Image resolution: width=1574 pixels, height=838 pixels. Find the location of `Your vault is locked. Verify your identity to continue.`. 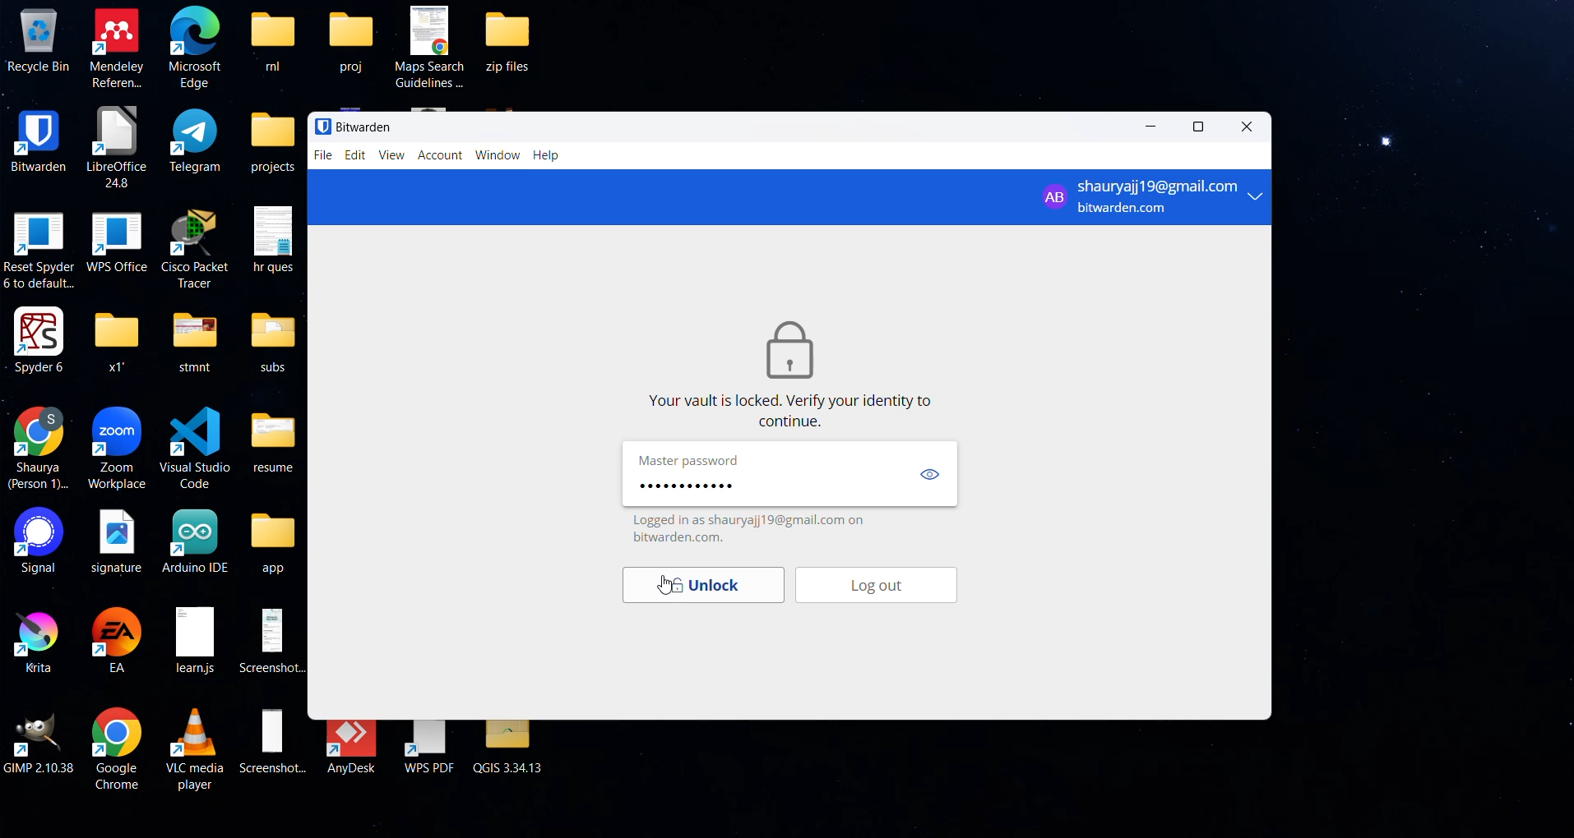

Your vault is locked. Verify your identity to continue. is located at coordinates (794, 412).